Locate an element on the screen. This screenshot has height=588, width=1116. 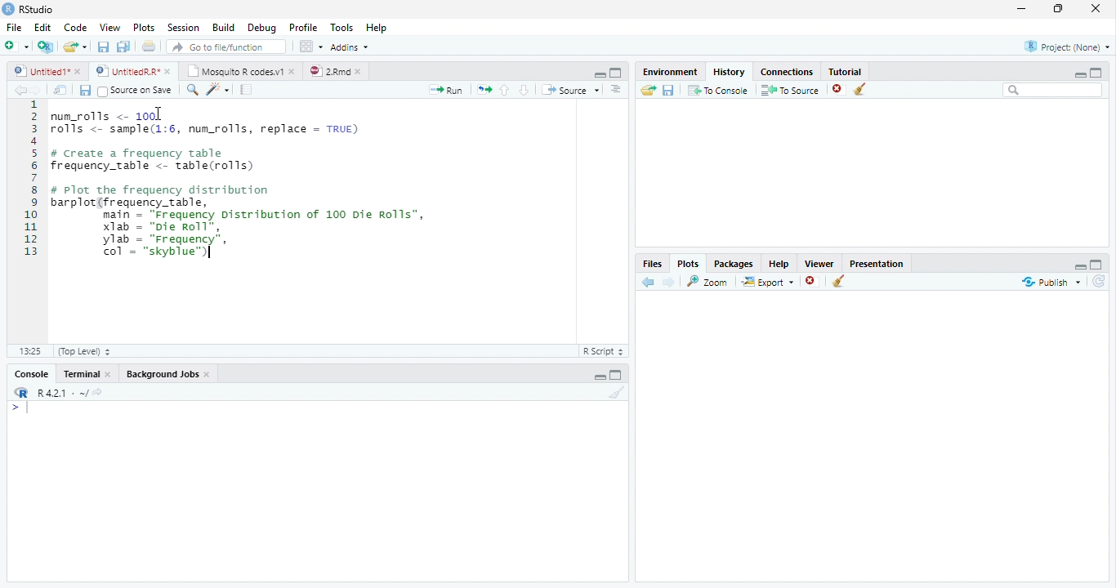
Save is located at coordinates (84, 90).